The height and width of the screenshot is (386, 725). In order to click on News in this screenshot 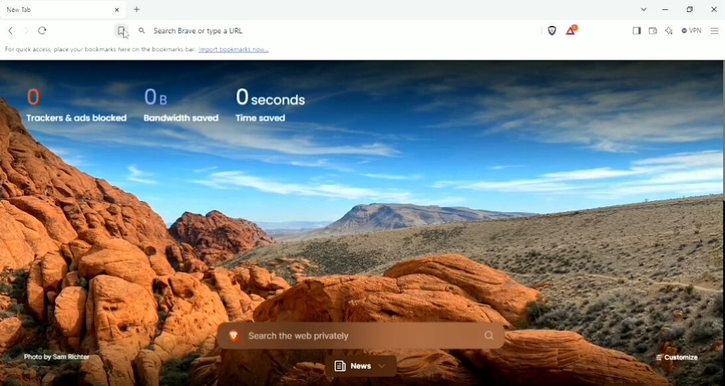, I will do `click(362, 366)`.